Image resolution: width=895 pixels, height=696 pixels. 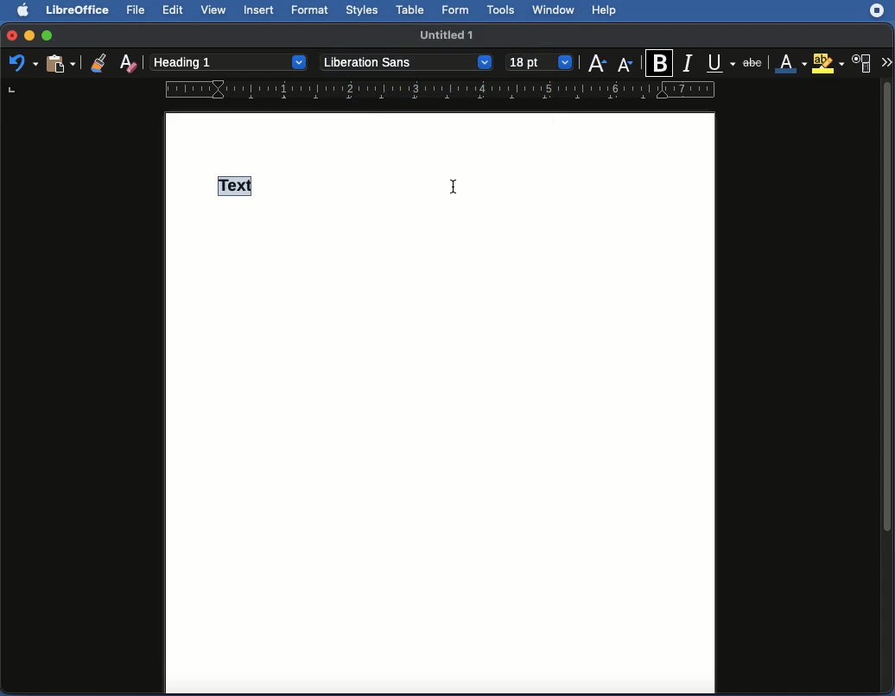 I want to click on Clipboard, so click(x=59, y=65).